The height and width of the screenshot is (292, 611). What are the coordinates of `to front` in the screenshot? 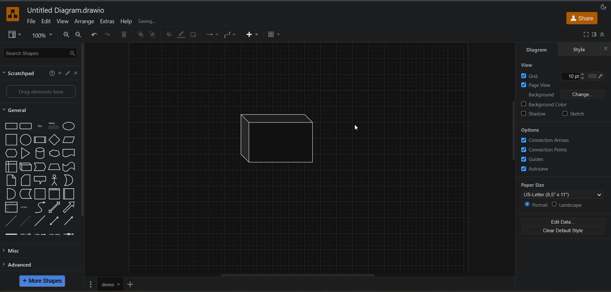 It's located at (141, 35).